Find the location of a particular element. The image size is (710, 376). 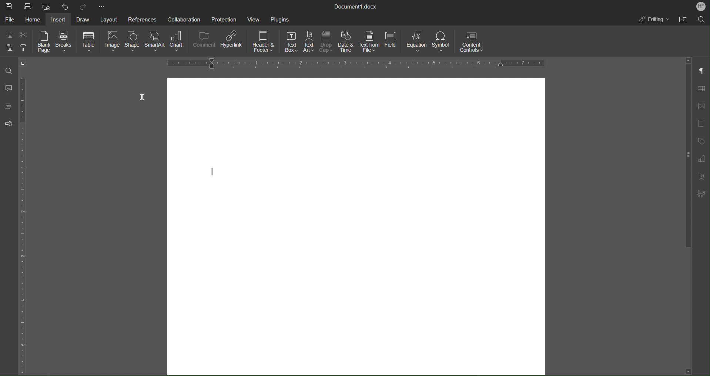

Text Box is located at coordinates (291, 42).